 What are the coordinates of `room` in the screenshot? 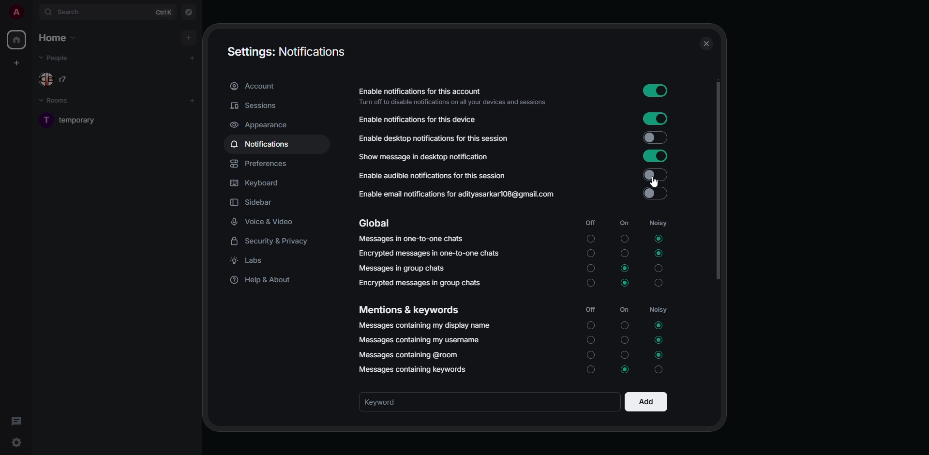 It's located at (79, 120).